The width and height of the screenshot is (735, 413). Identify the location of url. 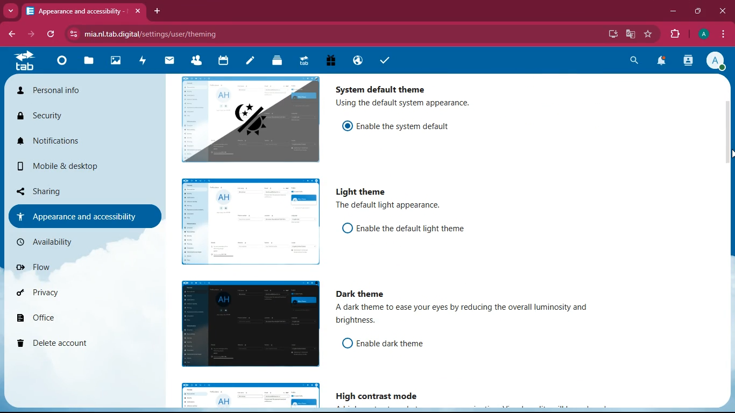
(155, 34).